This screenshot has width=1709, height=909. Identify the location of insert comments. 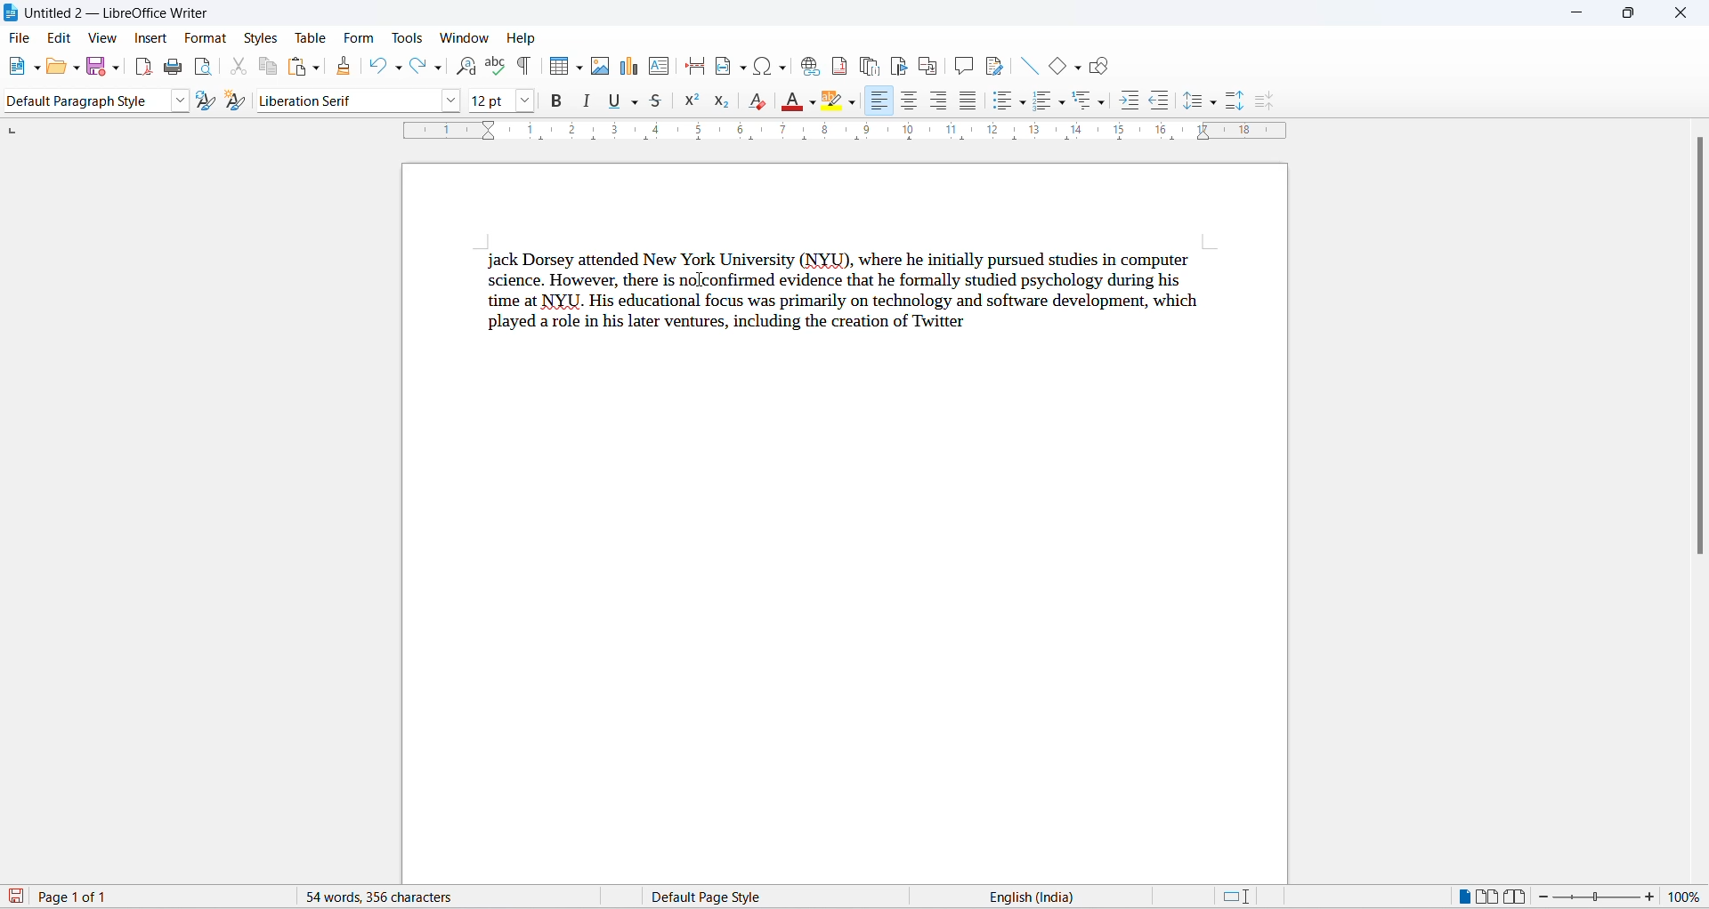
(963, 64).